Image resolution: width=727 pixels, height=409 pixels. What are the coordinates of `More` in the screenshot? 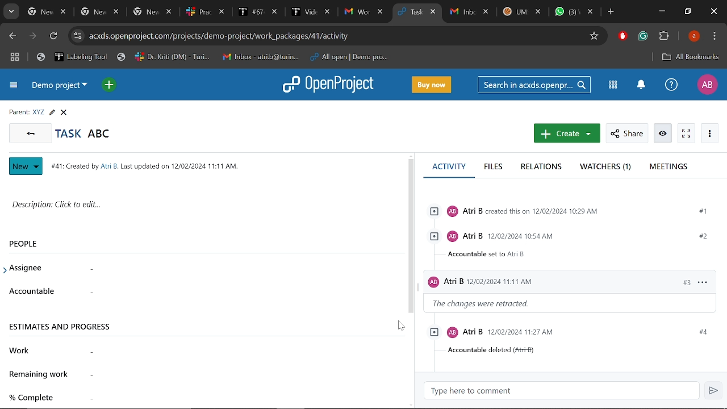 It's located at (710, 134).